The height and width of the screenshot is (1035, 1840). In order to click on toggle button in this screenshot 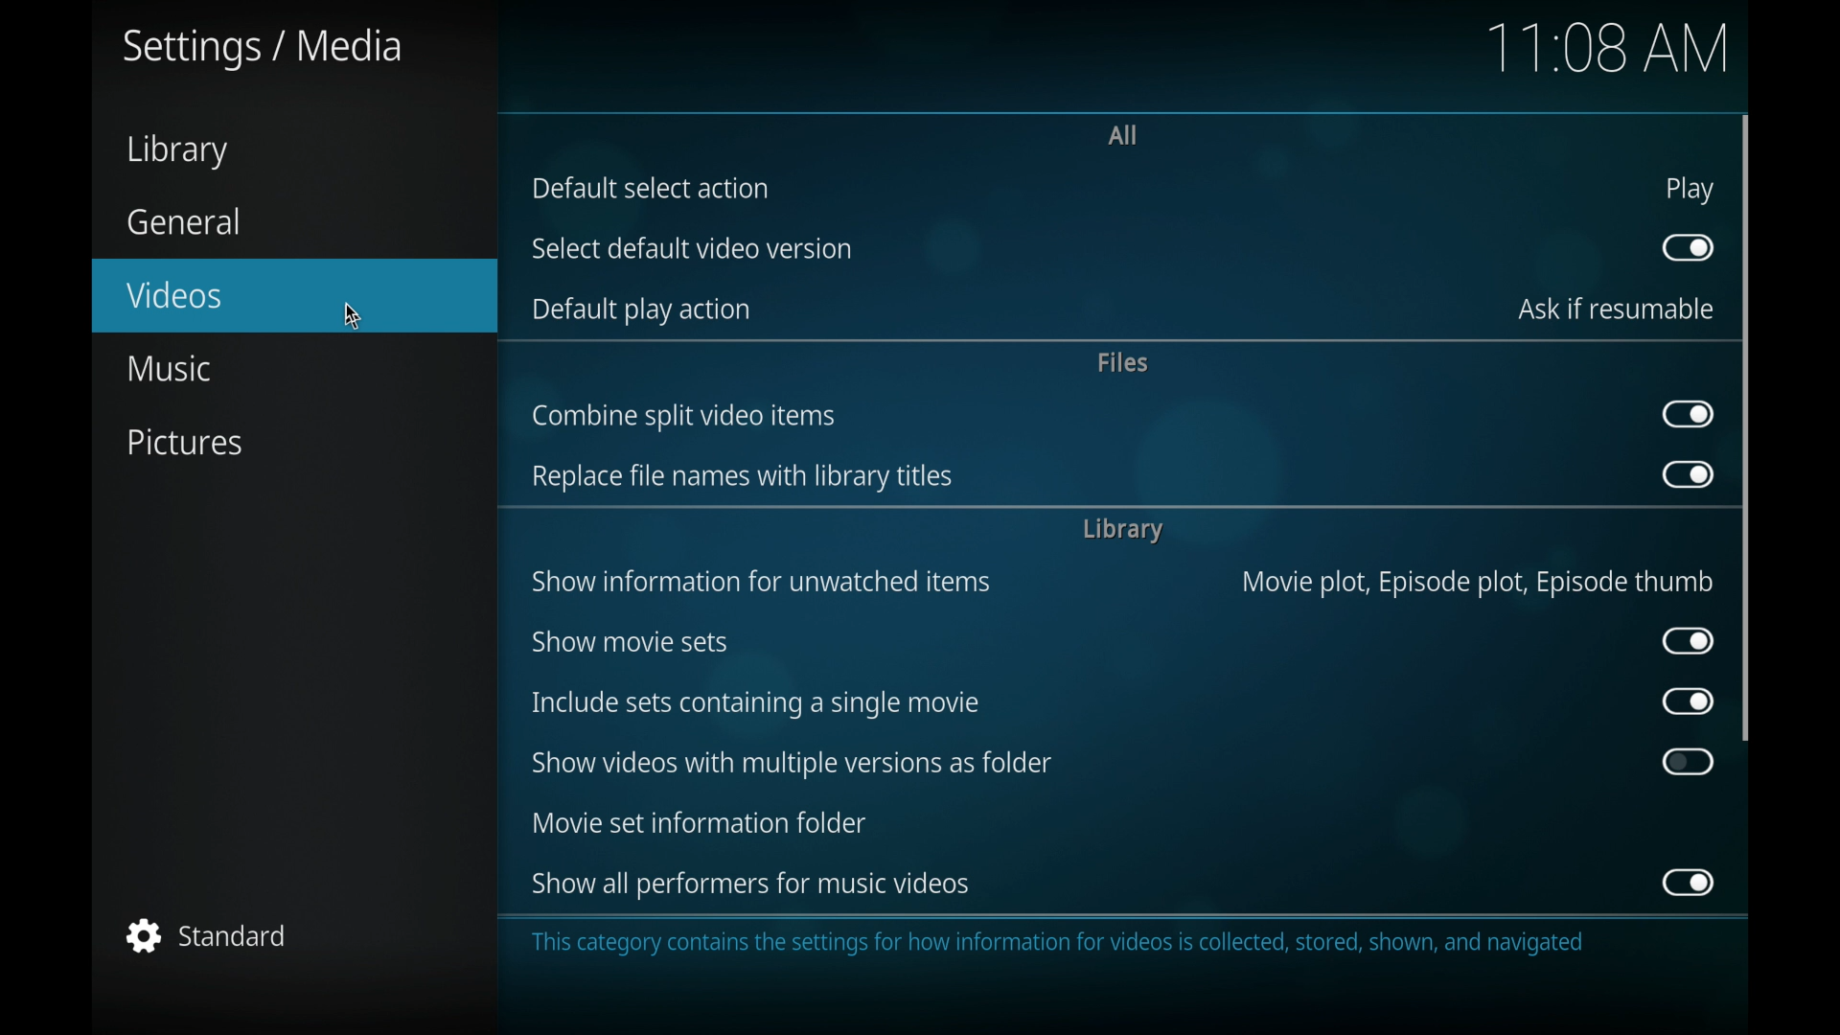, I will do `click(1689, 762)`.